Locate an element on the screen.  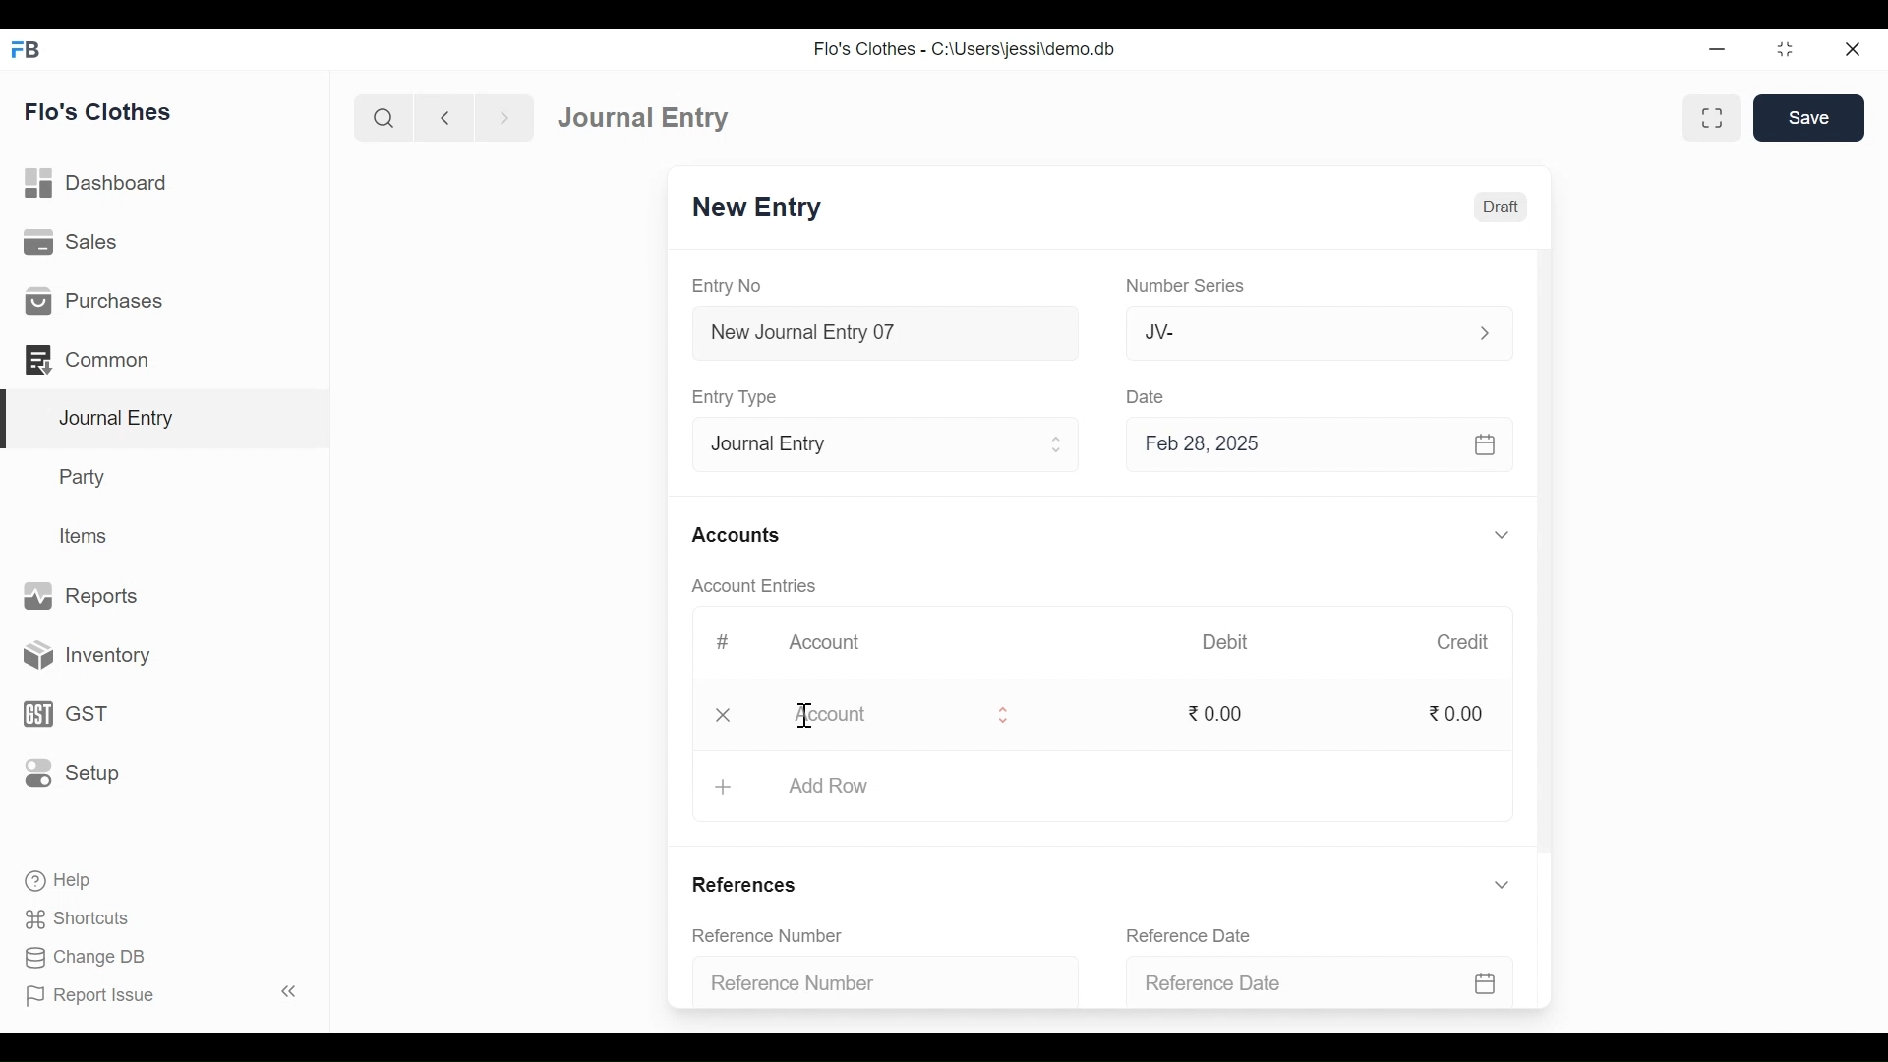
Toggle form and full width is located at coordinates (1712, 119).